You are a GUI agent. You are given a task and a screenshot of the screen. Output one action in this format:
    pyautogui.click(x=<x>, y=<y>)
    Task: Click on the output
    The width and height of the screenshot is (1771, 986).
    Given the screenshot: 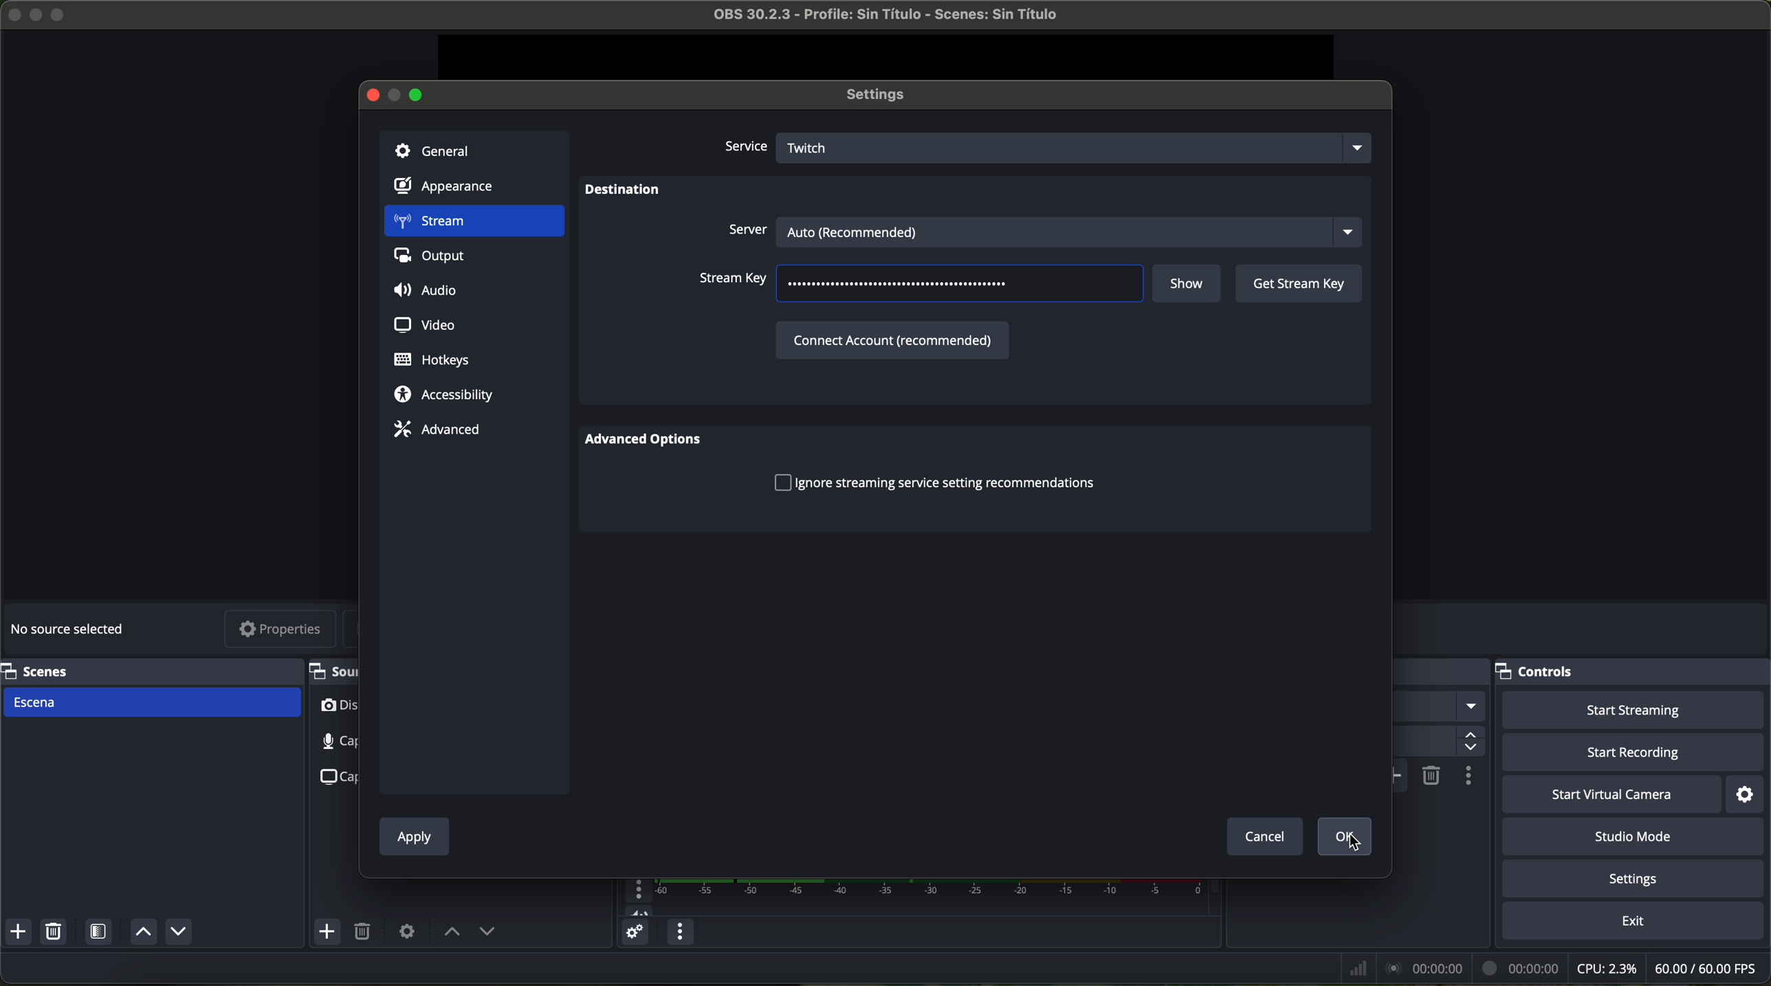 What is the action you would take?
    pyautogui.click(x=434, y=259)
    